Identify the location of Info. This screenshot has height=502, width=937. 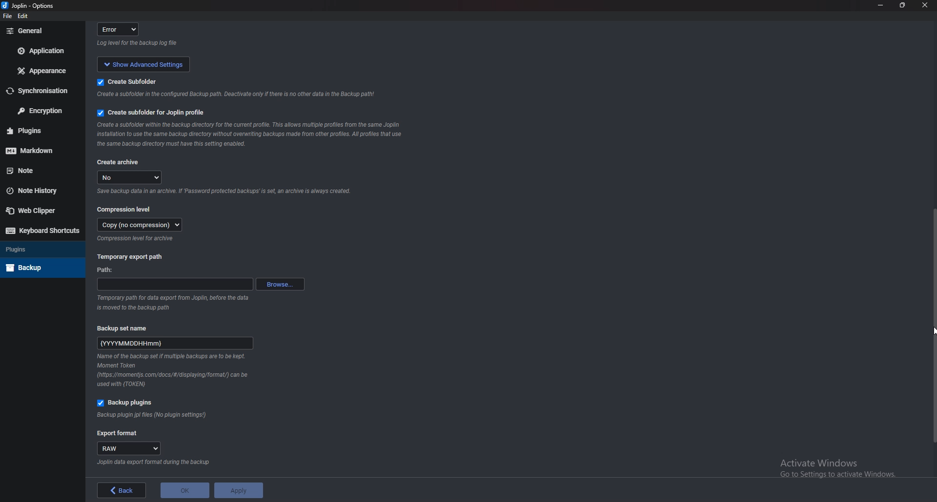
(174, 371).